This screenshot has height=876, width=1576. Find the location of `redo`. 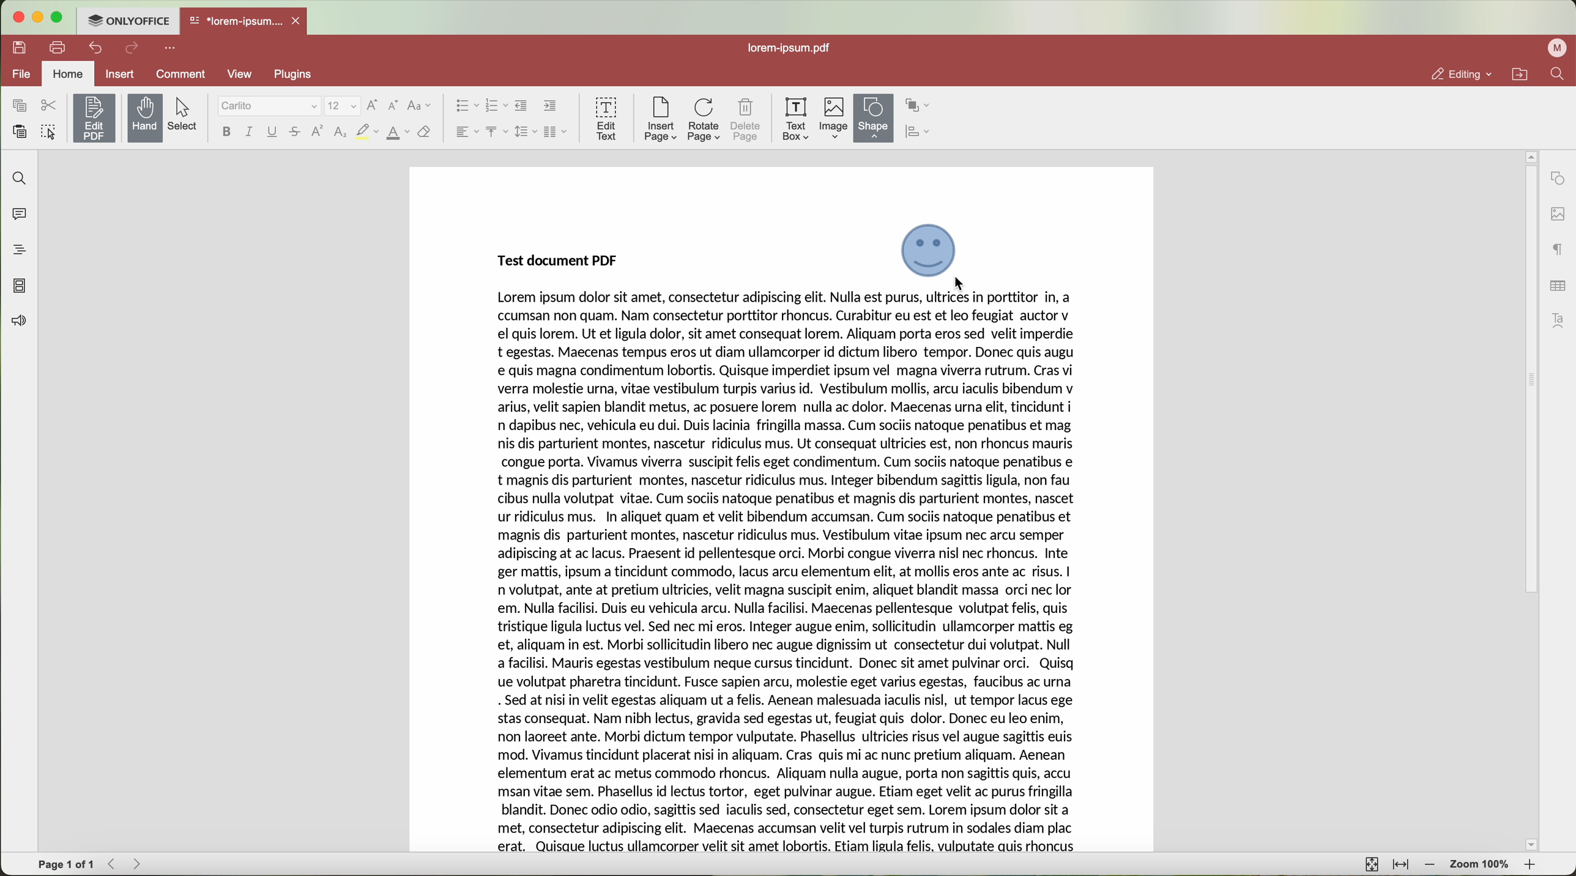

redo is located at coordinates (134, 50).